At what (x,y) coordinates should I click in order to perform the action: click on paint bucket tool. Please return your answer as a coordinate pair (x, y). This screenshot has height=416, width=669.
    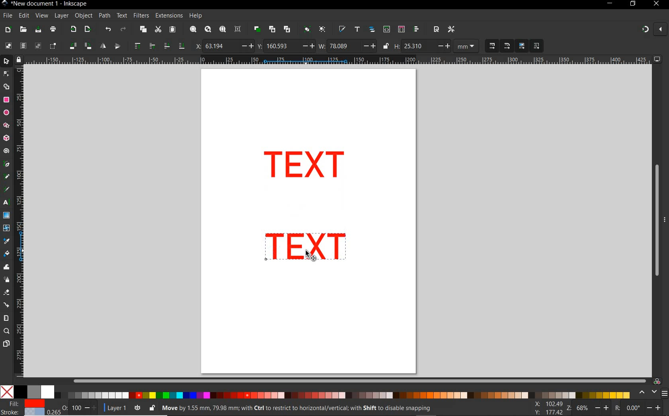
    Looking at the image, I should click on (7, 254).